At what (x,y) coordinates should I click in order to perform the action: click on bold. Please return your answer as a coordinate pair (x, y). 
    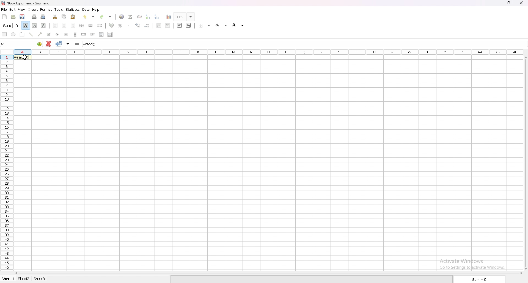
    Looking at the image, I should click on (26, 25).